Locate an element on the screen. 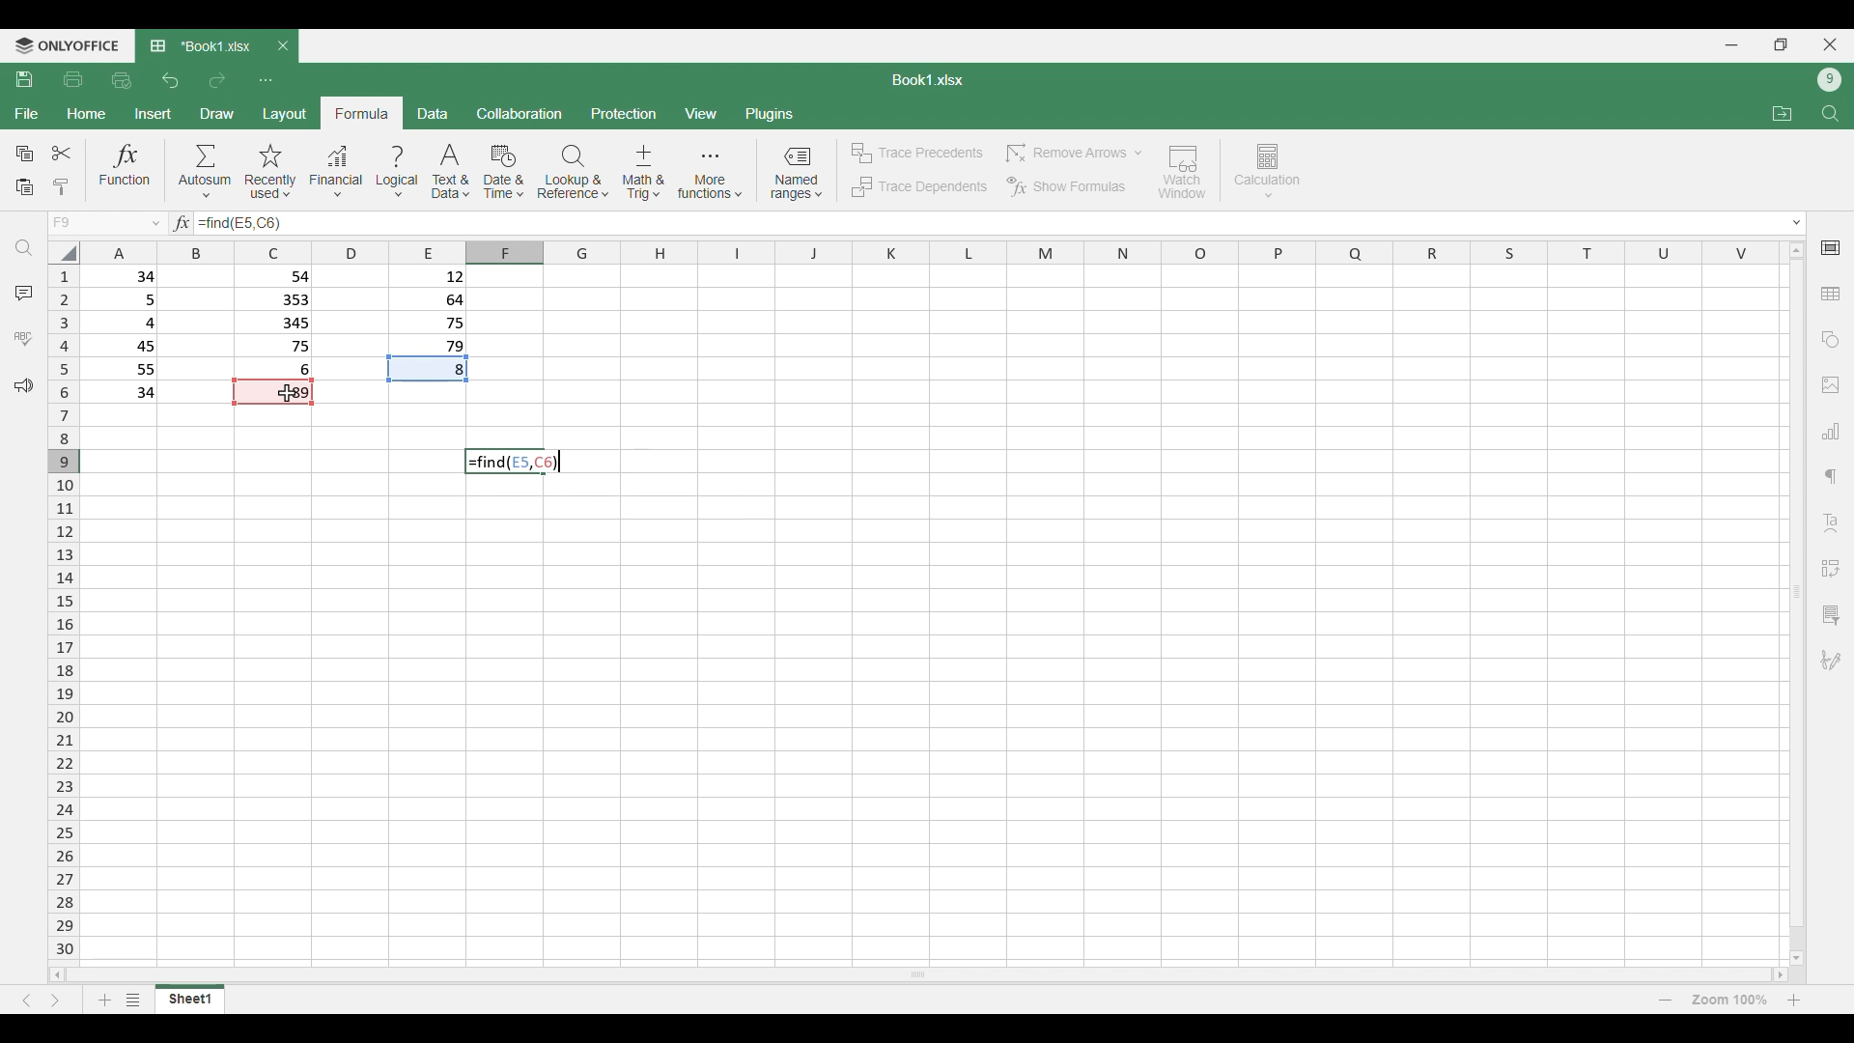  Insert pivot table is located at coordinates (1830, 569).